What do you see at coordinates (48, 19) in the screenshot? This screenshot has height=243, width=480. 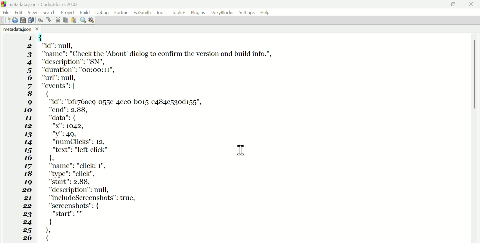 I see `Redo` at bounding box center [48, 19].